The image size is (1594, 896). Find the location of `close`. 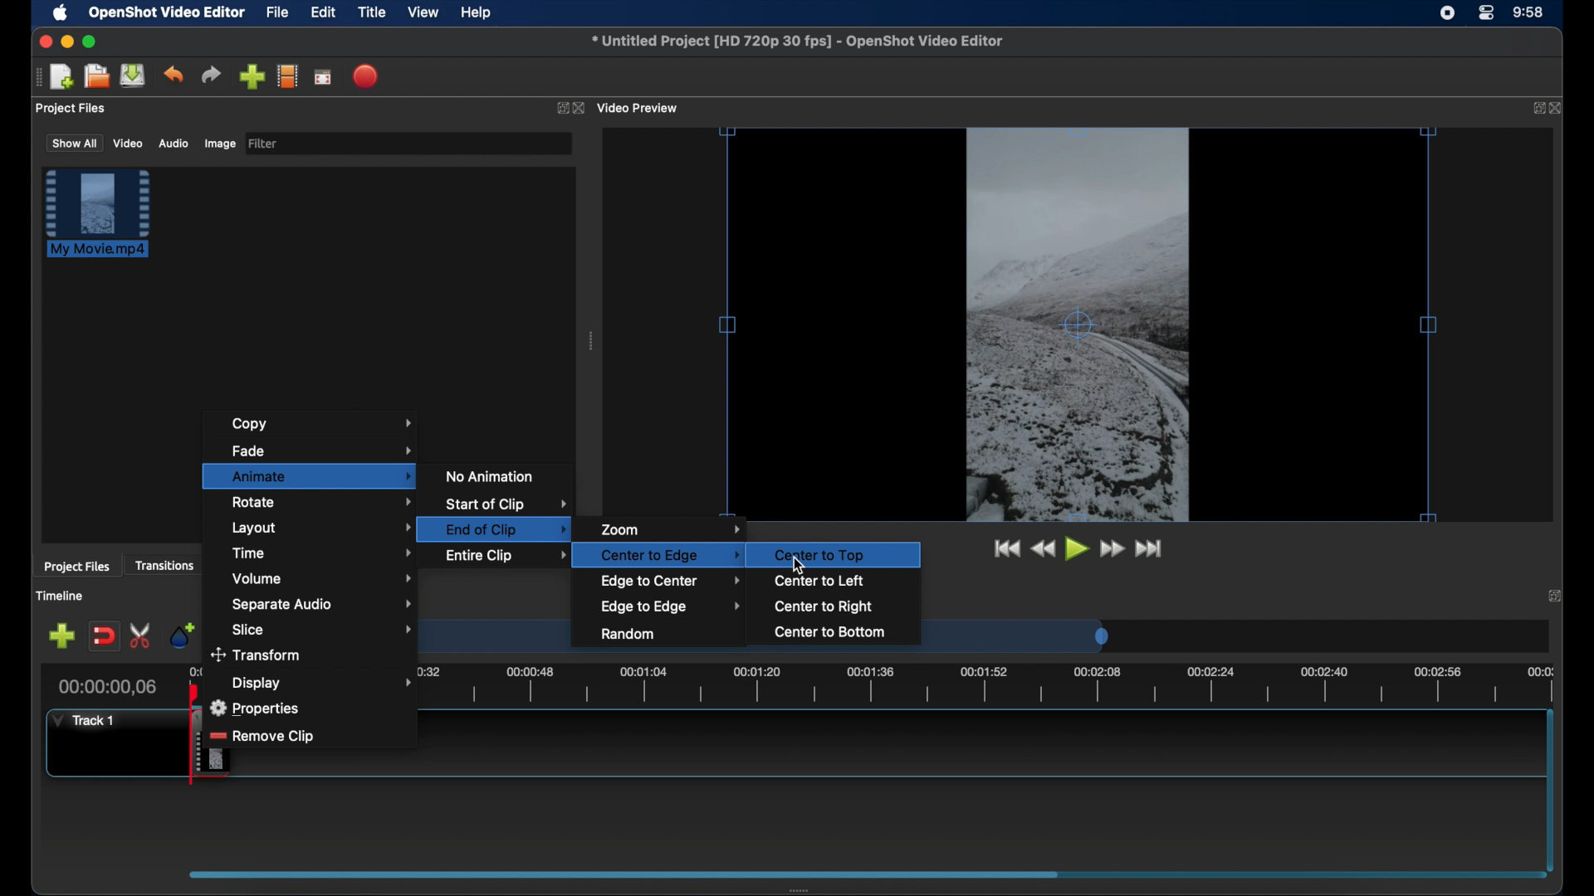

close is located at coordinates (1557, 108).